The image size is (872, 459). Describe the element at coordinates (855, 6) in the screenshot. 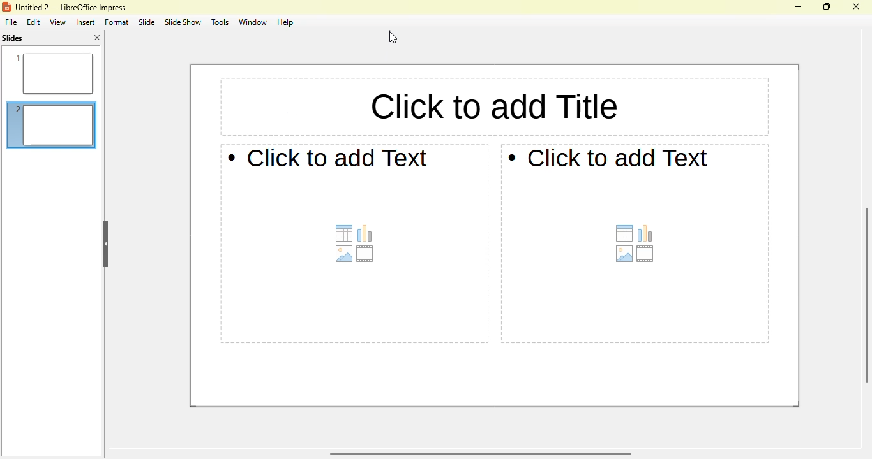

I see `close` at that location.